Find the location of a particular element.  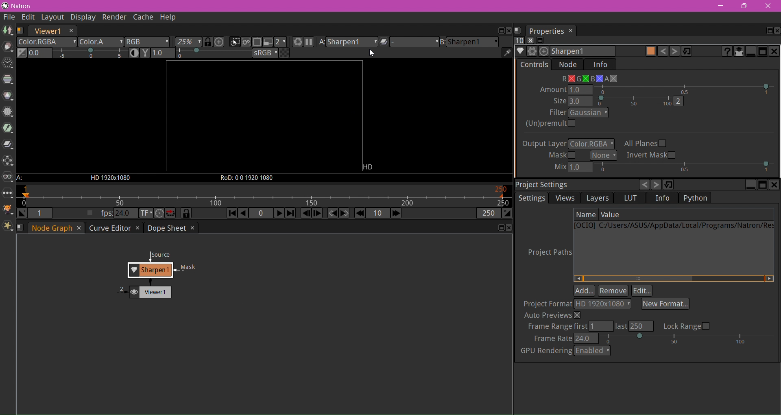

The playback frame is located at coordinates (265, 197).